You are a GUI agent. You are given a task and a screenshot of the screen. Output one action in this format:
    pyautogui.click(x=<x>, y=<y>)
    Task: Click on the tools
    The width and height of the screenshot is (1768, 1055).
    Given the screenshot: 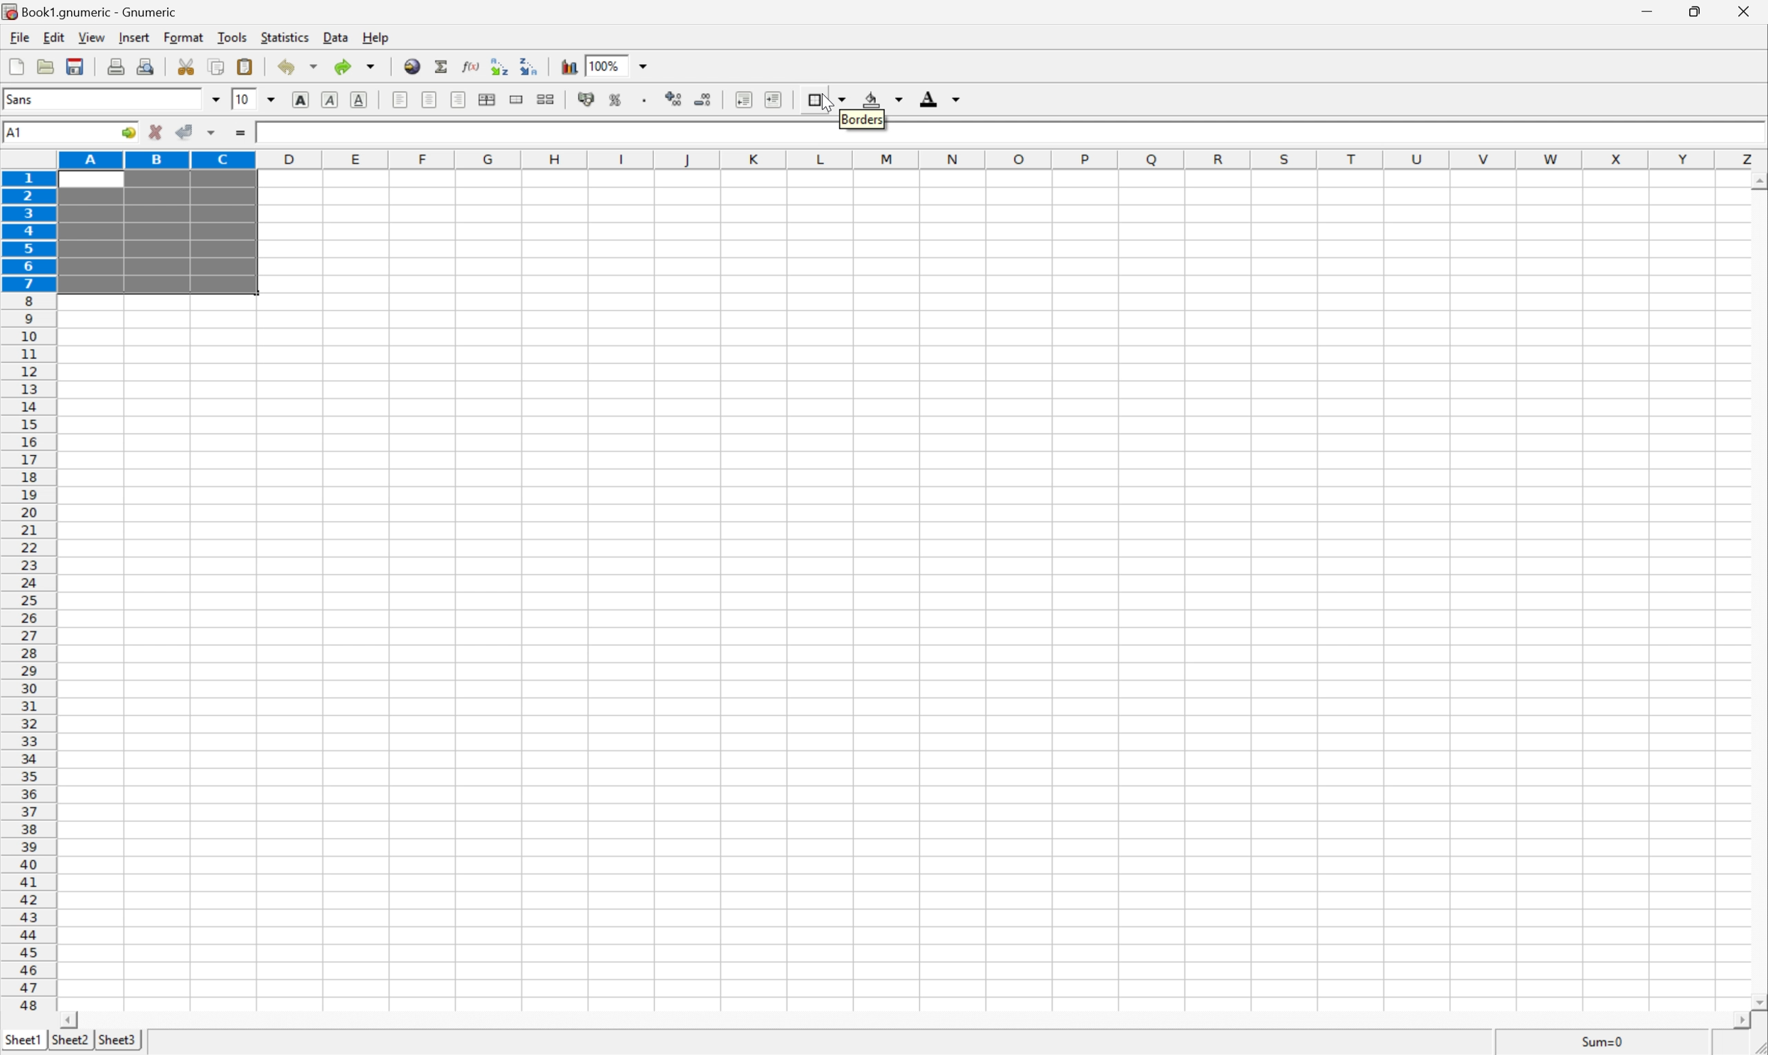 What is the action you would take?
    pyautogui.click(x=231, y=38)
    